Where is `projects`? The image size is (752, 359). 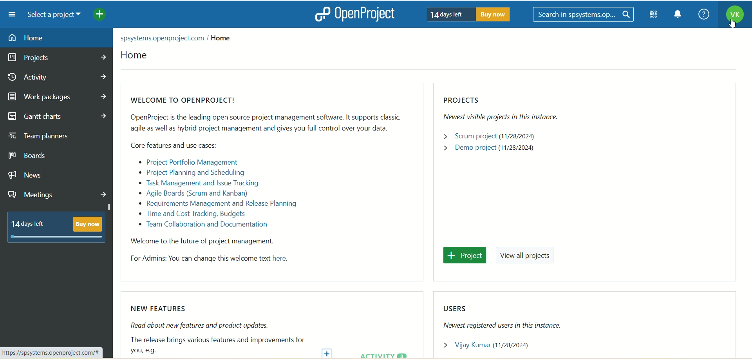
projects is located at coordinates (58, 58).